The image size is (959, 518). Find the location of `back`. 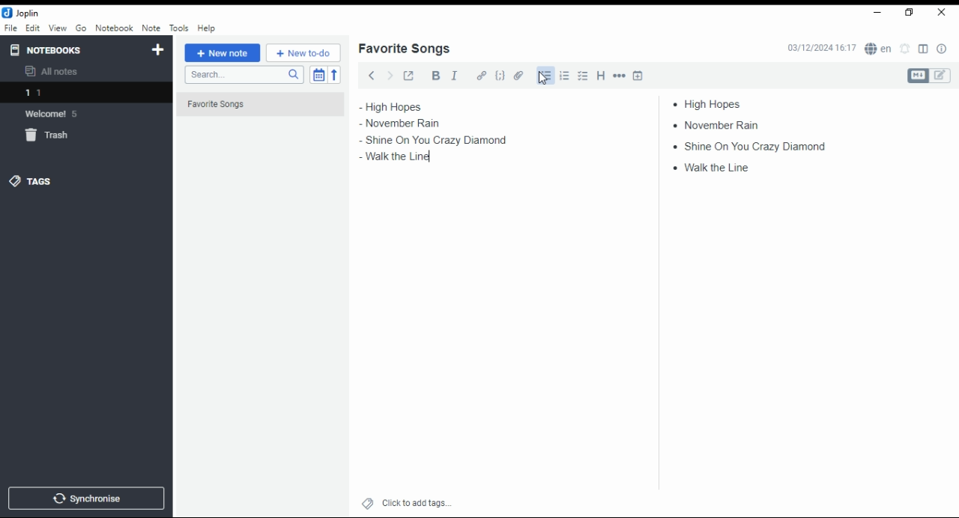

back is located at coordinates (372, 75).